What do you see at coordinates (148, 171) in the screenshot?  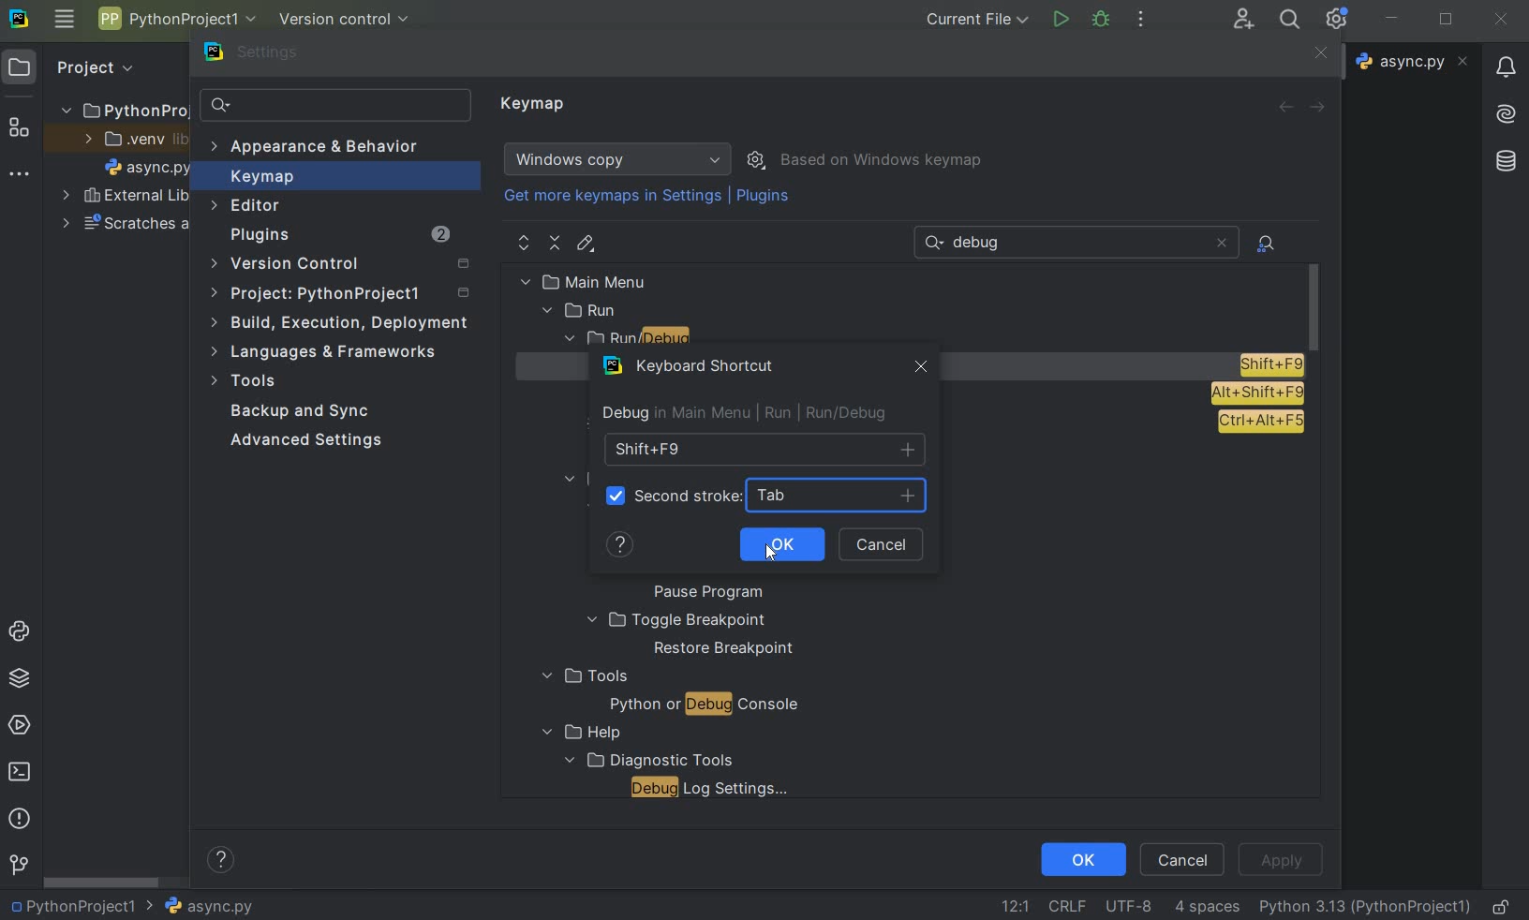 I see `file name` at bounding box center [148, 171].